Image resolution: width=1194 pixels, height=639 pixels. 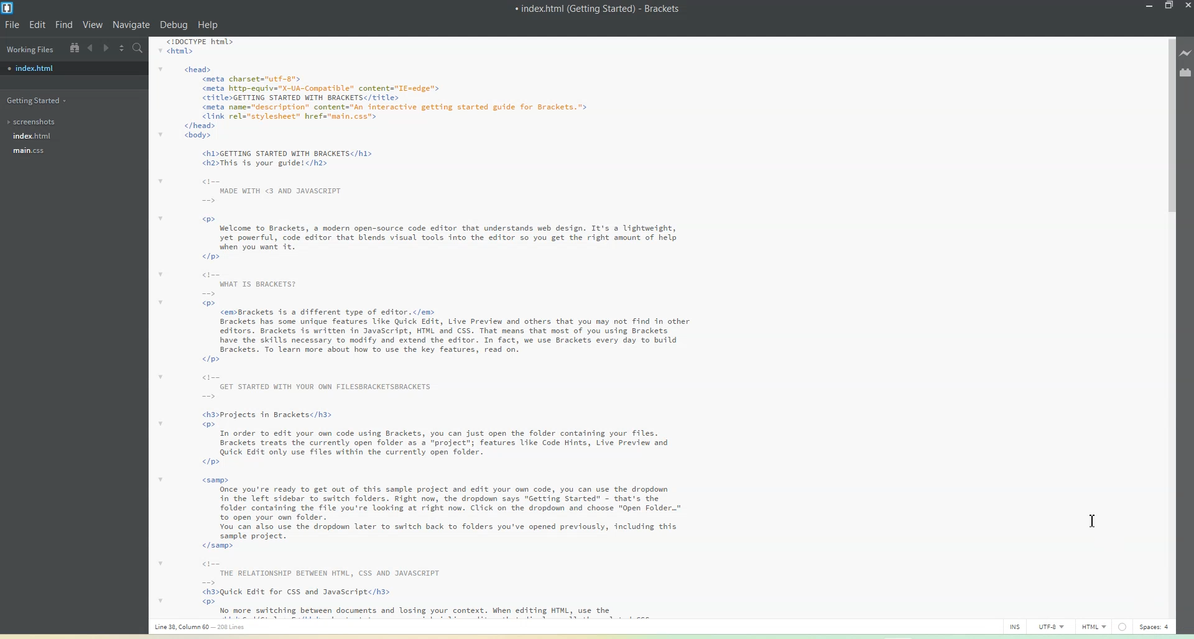 I want to click on Minimize, so click(x=1150, y=6).